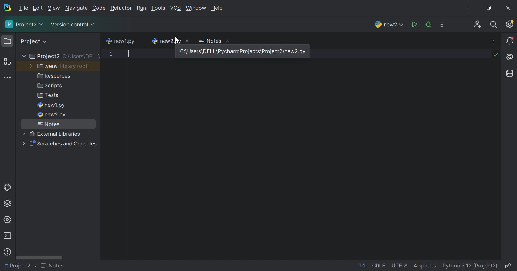 The image size is (517, 271). I want to click on Database, so click(509, 73).